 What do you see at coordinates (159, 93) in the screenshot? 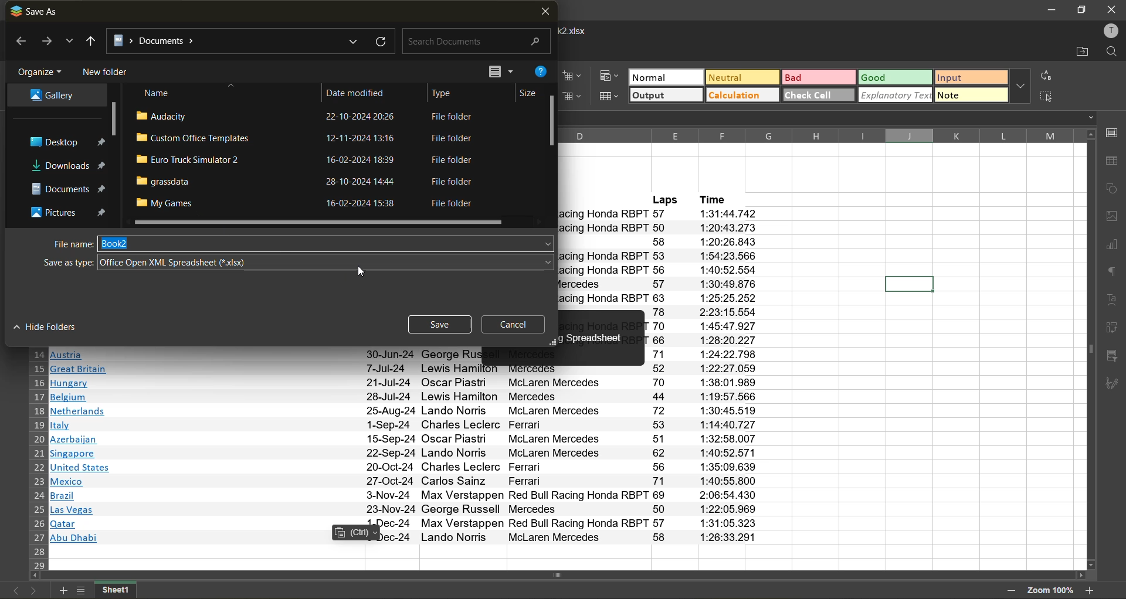
I see `name` at bounding box center [159, 93].